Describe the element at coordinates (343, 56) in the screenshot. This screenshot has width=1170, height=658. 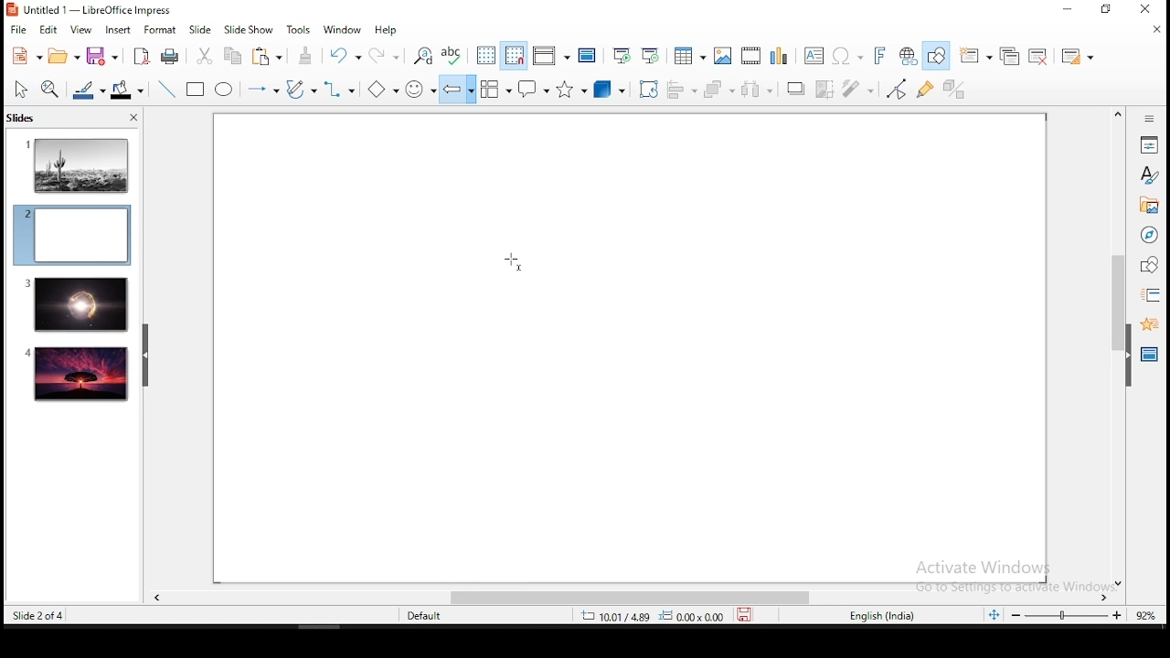
I see `undo` at that location.